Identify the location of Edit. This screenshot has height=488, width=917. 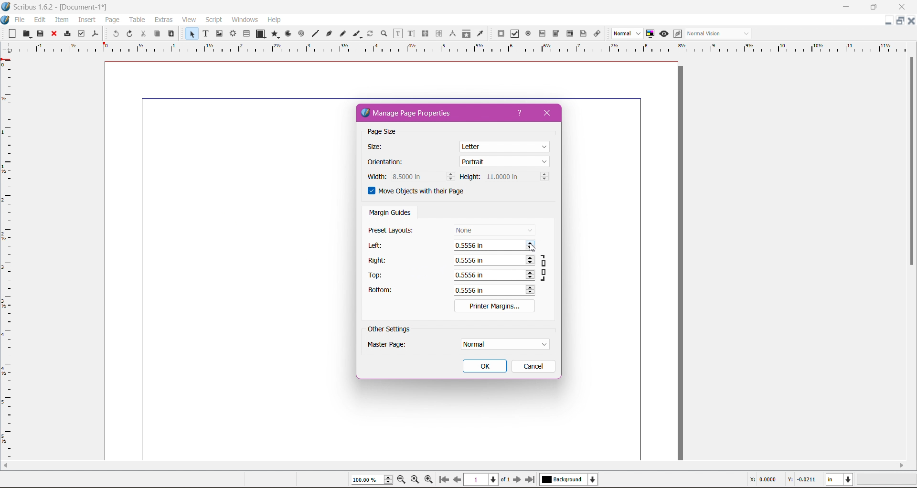
(40, 19).